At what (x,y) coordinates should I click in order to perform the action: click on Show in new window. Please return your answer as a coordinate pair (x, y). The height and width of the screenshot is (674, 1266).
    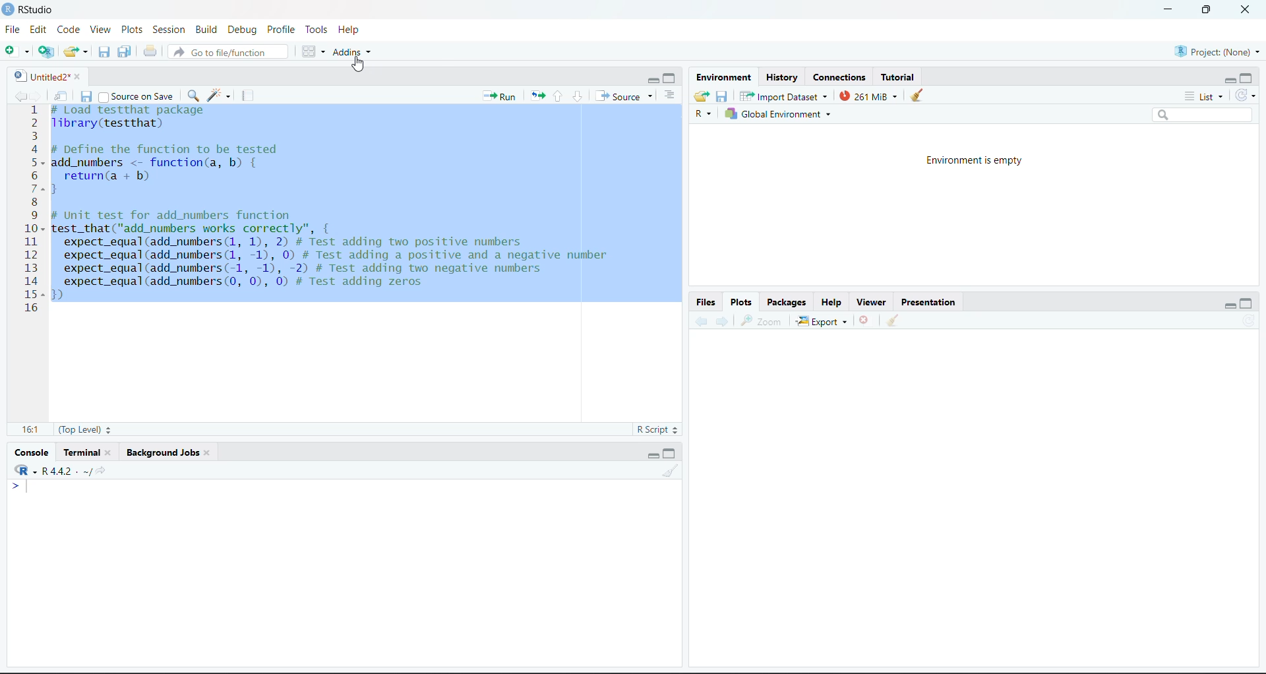
    Looking at the image, I should click on (61, 96).